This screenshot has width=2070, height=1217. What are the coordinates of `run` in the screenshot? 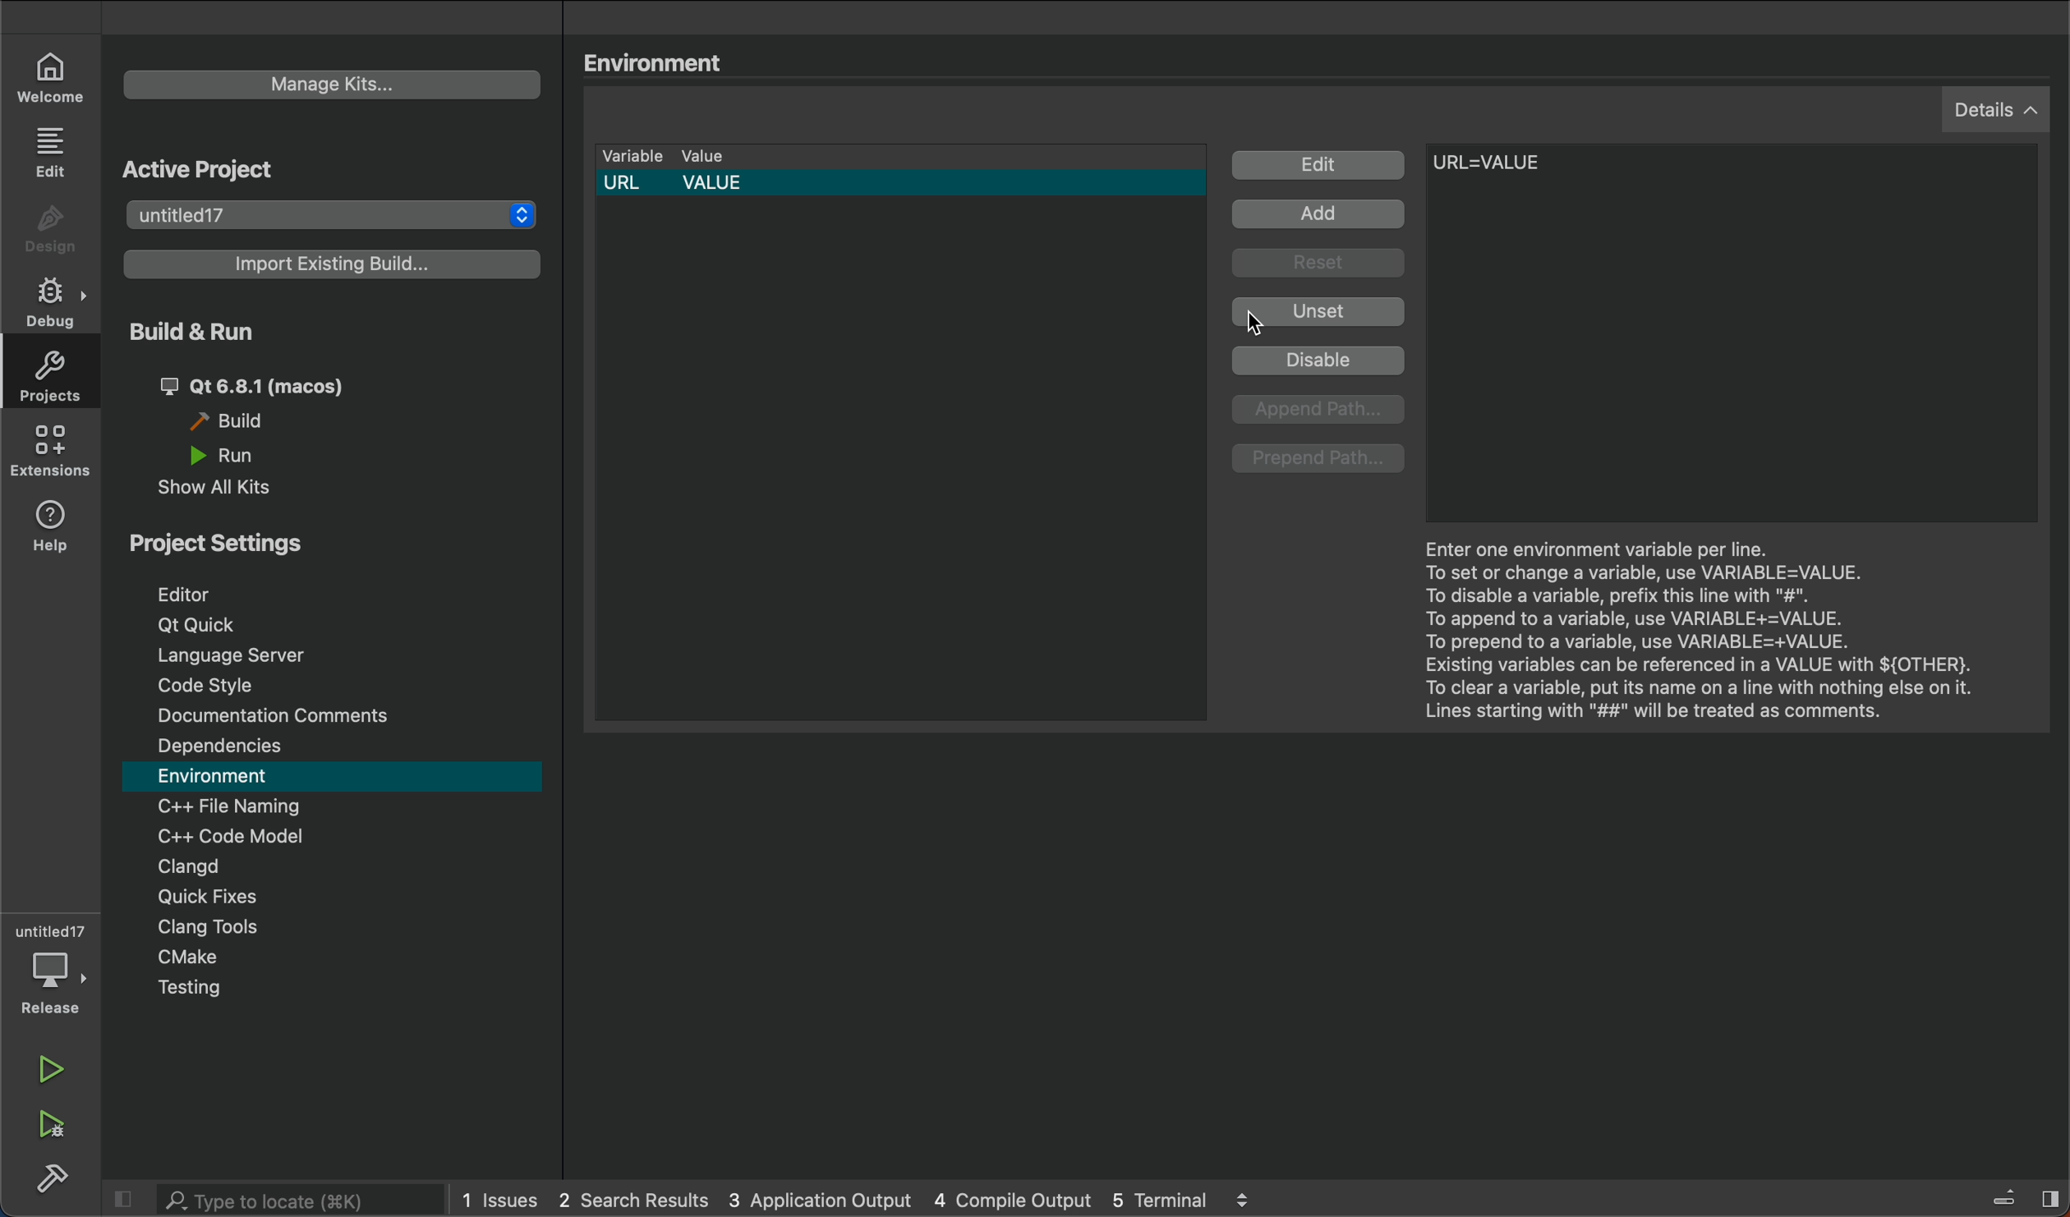 It's located at (230, 457).